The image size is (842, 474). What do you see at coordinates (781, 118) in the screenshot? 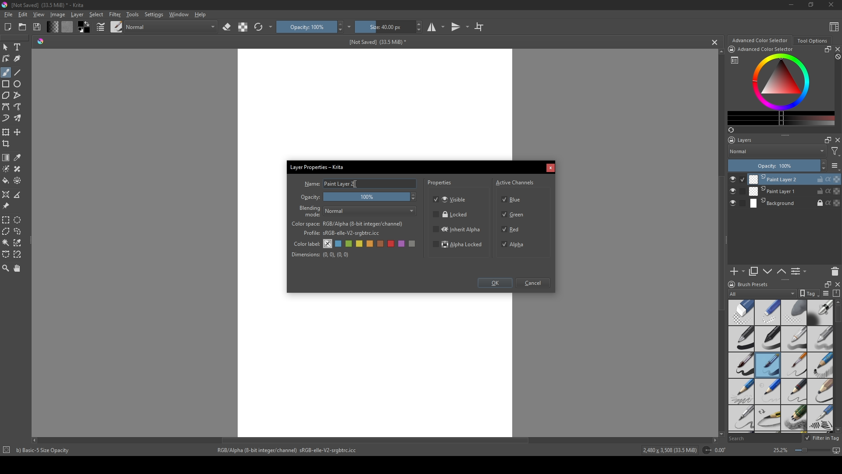
I see `change color` at bounding box center [781, 118].